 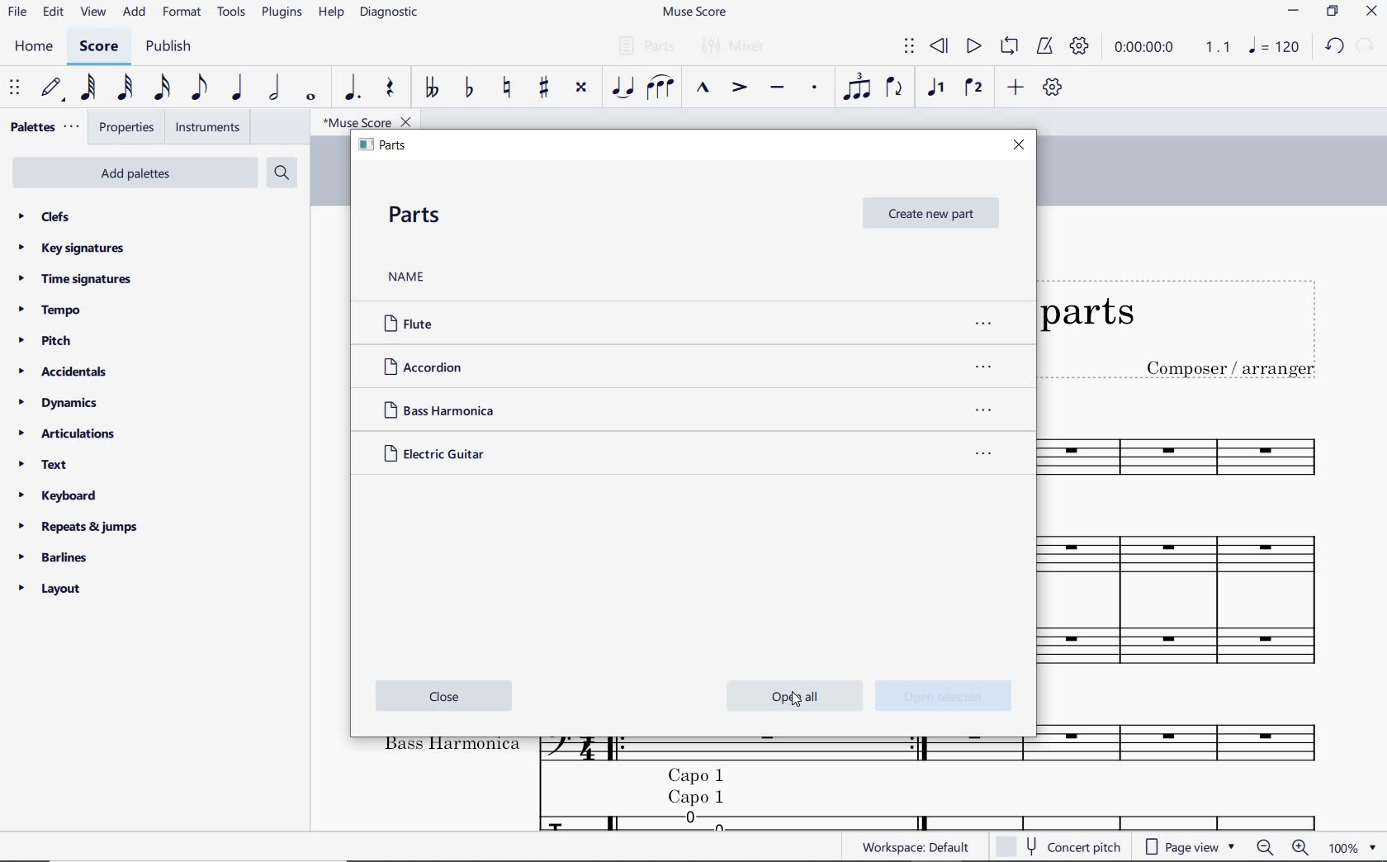 What do you see at coordinates (643, 45) in the screenshot?
I see `parts` at bounding box center [643, 45].